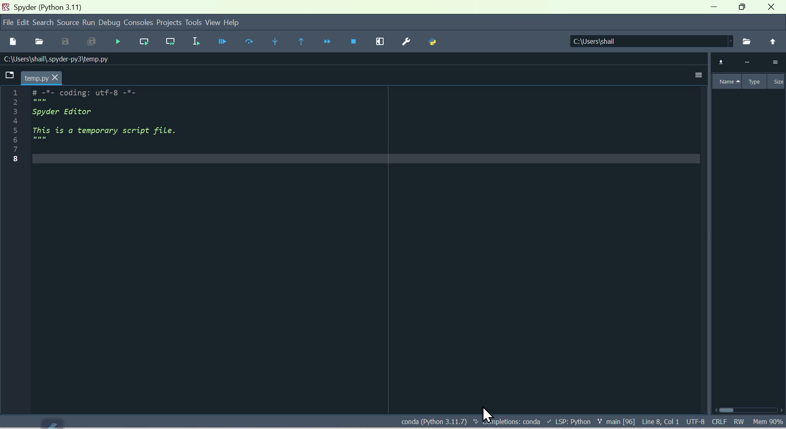 This screenshot has width=786, height=429. Describe the element at coordinates (90, 42) in the screenshot. I see `Save all` at that location.